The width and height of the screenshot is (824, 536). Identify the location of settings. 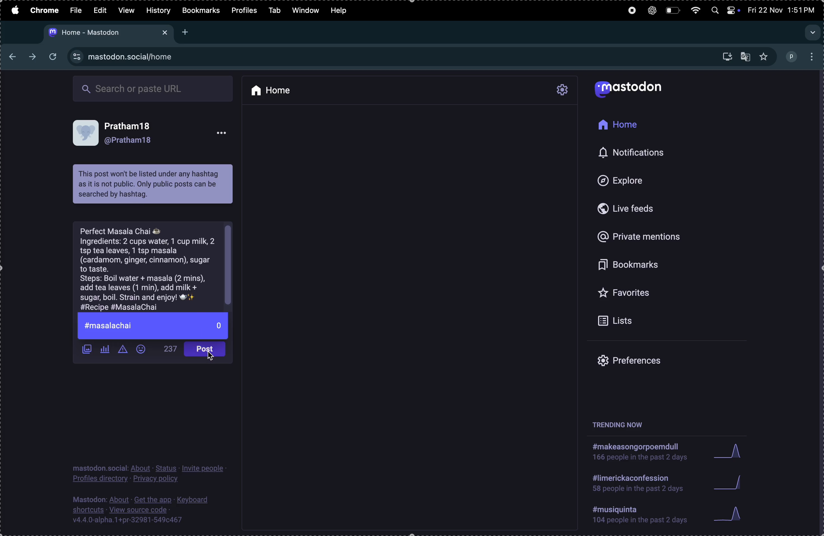
(563, 90).